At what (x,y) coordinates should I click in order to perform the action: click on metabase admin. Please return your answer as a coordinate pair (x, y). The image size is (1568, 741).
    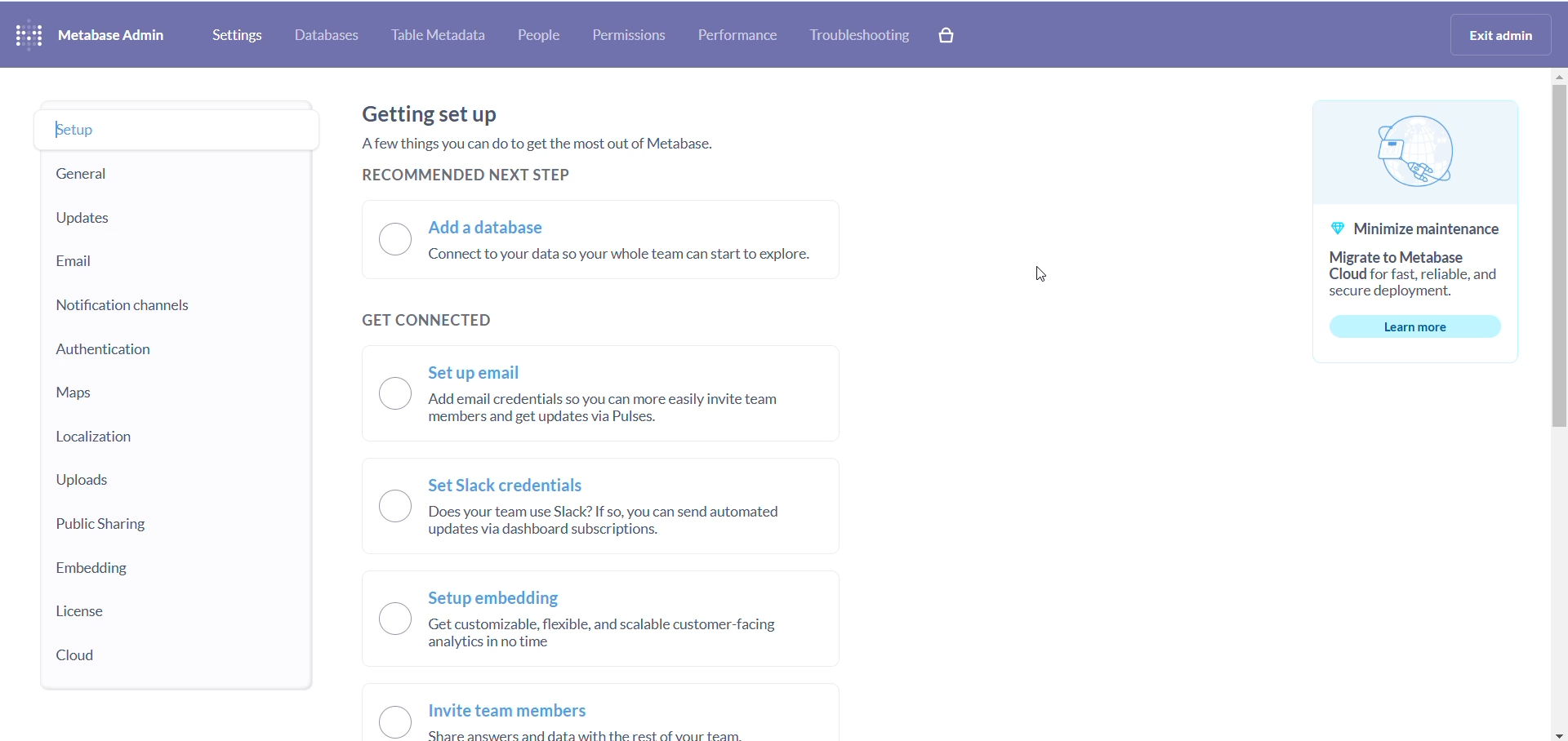
    Looking at the image, I should click on (114, 37).